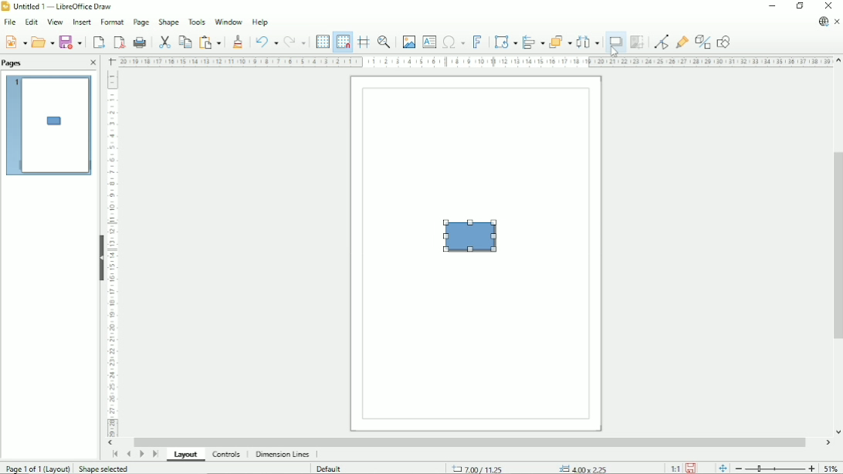 The height and width of the screenshot is (474, 843). What do you see at coordinates (772, 6) in the screenshot?
I see `Minimize` at bounding box center [772, 6].